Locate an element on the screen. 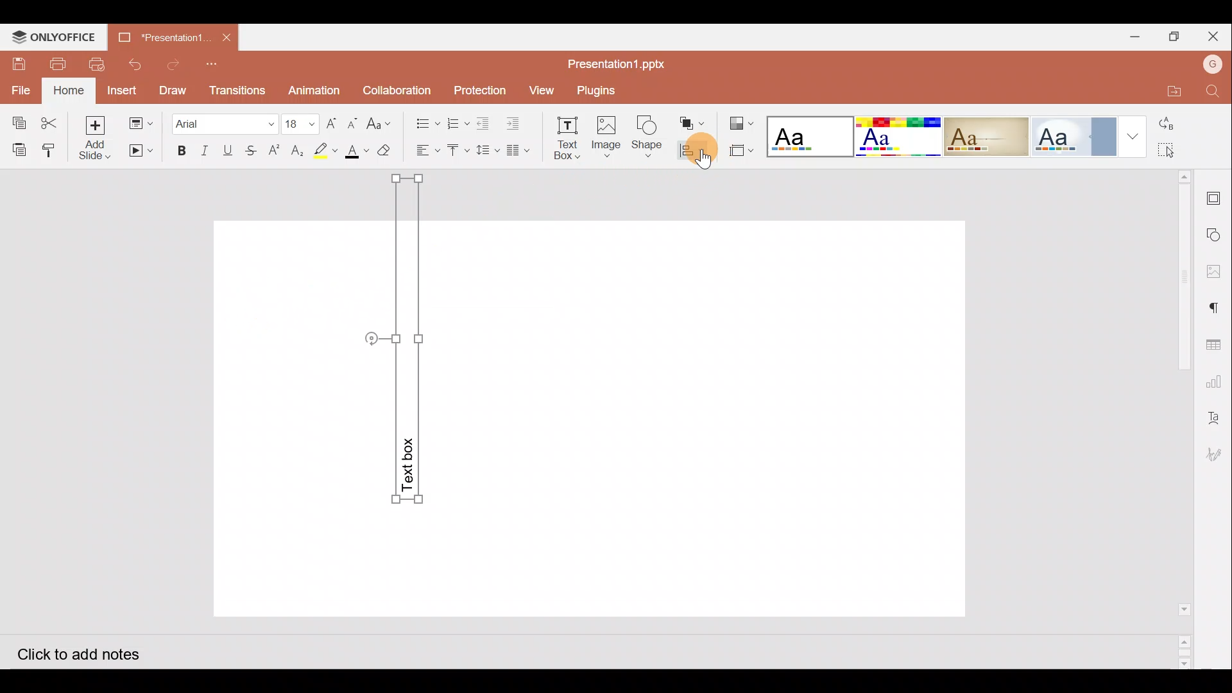 This screenshot has width=1232, height=693. Change case is located at coordinates (382, 121).